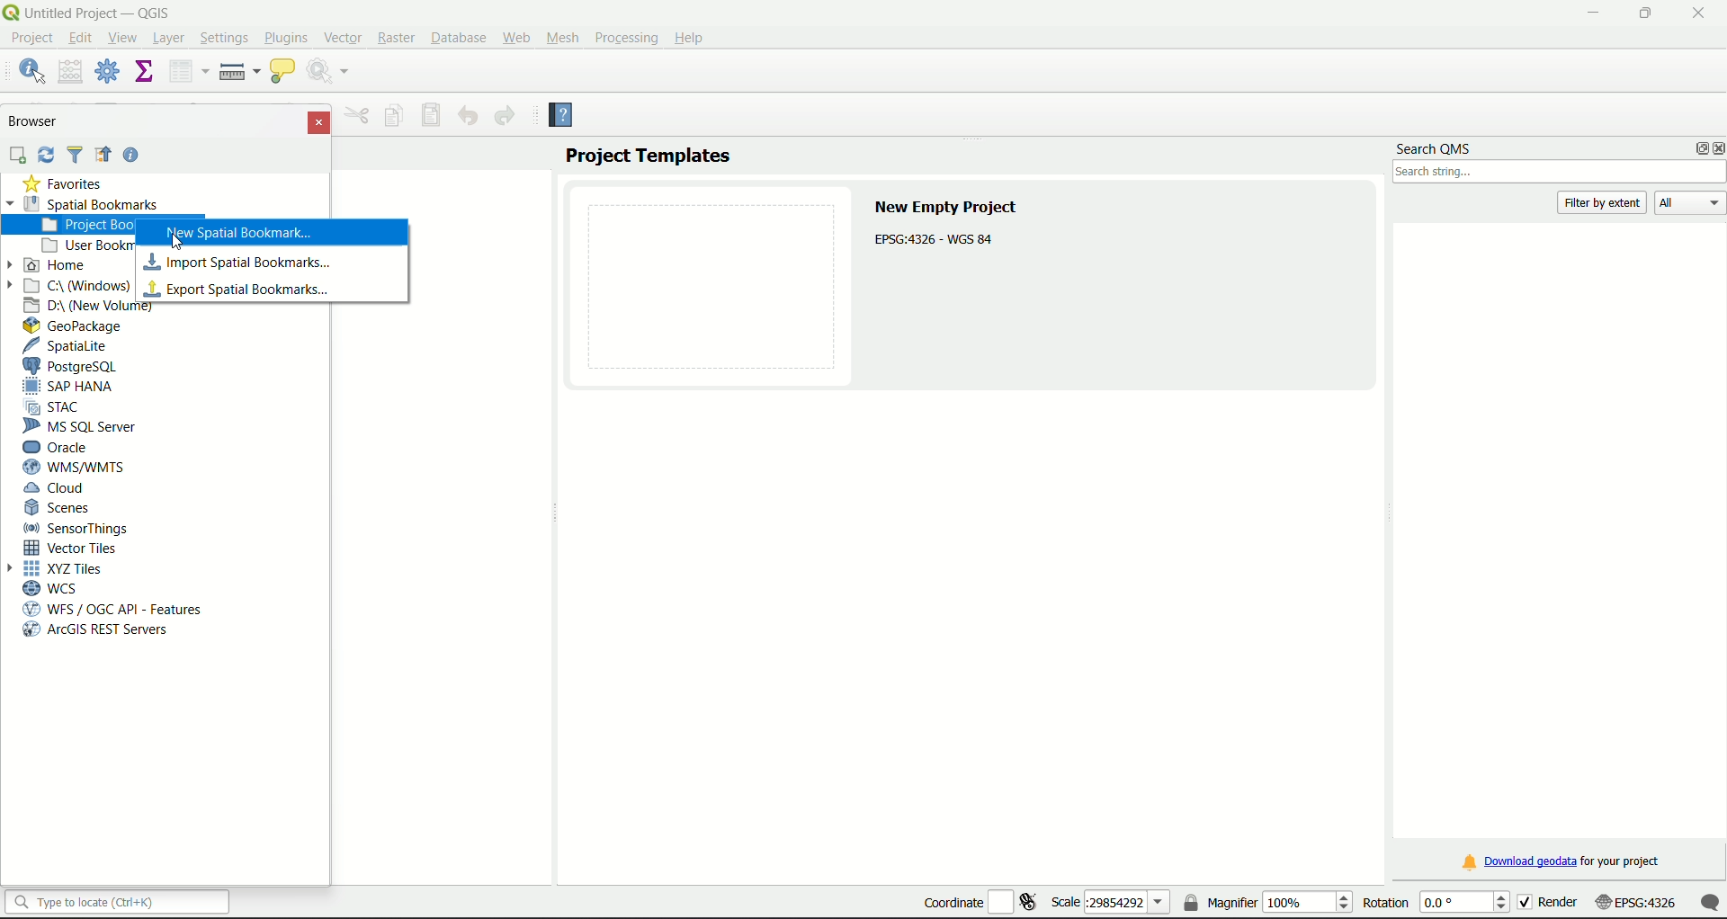 Image resolution: width=1727 pixels, height=919 pixels. What do you see at coordinates (563, 38) in the screenshot?
I see `Mesh` at bounding box center [563, 38].